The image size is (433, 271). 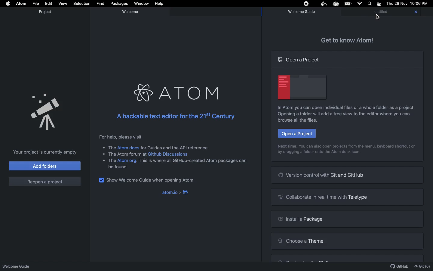 What do you see at coordinates (131, 11) in the screenshot?
I see `Welcome` at bounding box center [131, 11].